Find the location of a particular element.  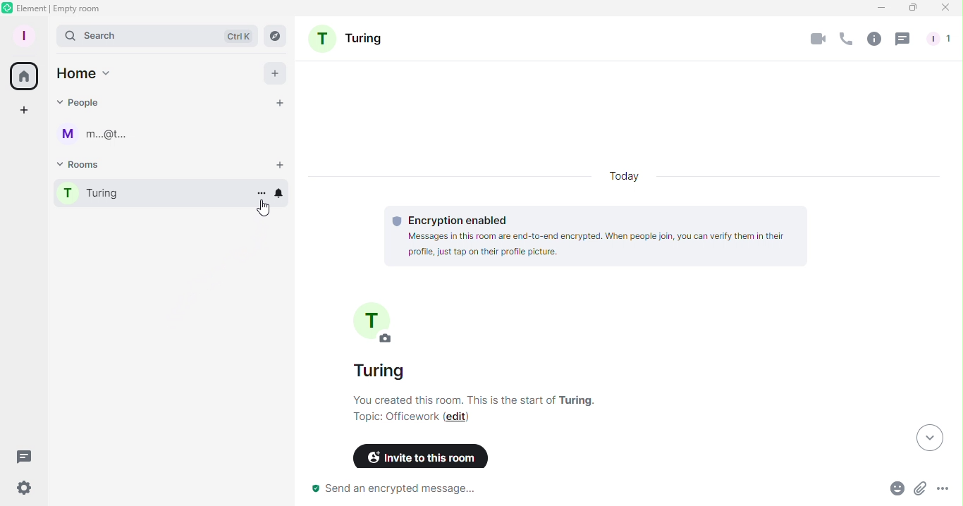

Home is located at coordinates (94, 72).